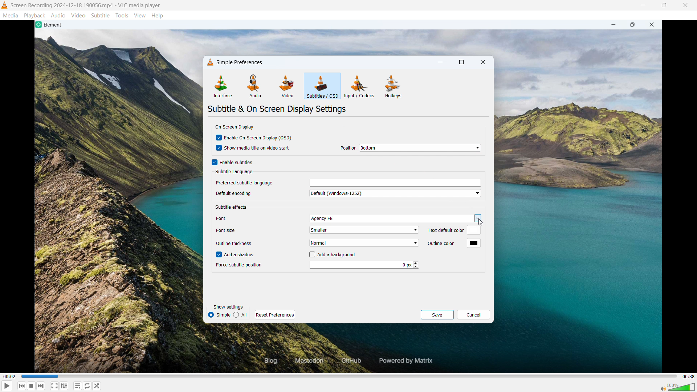 The image size is (697, 392). Describe the element at coordinates (254, 86) in the screenshot. I see `audio` at that location.